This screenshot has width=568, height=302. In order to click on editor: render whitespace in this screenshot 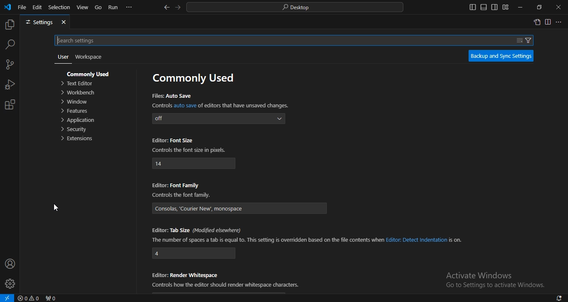, I will do `click(185, 274)`.